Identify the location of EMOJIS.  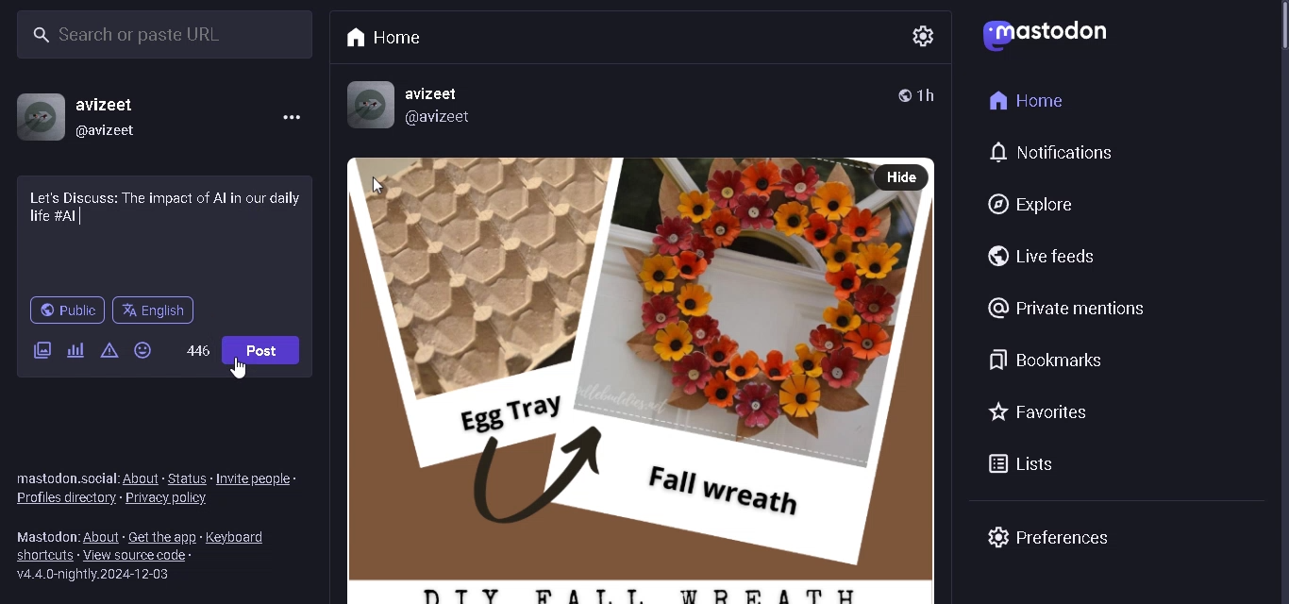
(143, 349).